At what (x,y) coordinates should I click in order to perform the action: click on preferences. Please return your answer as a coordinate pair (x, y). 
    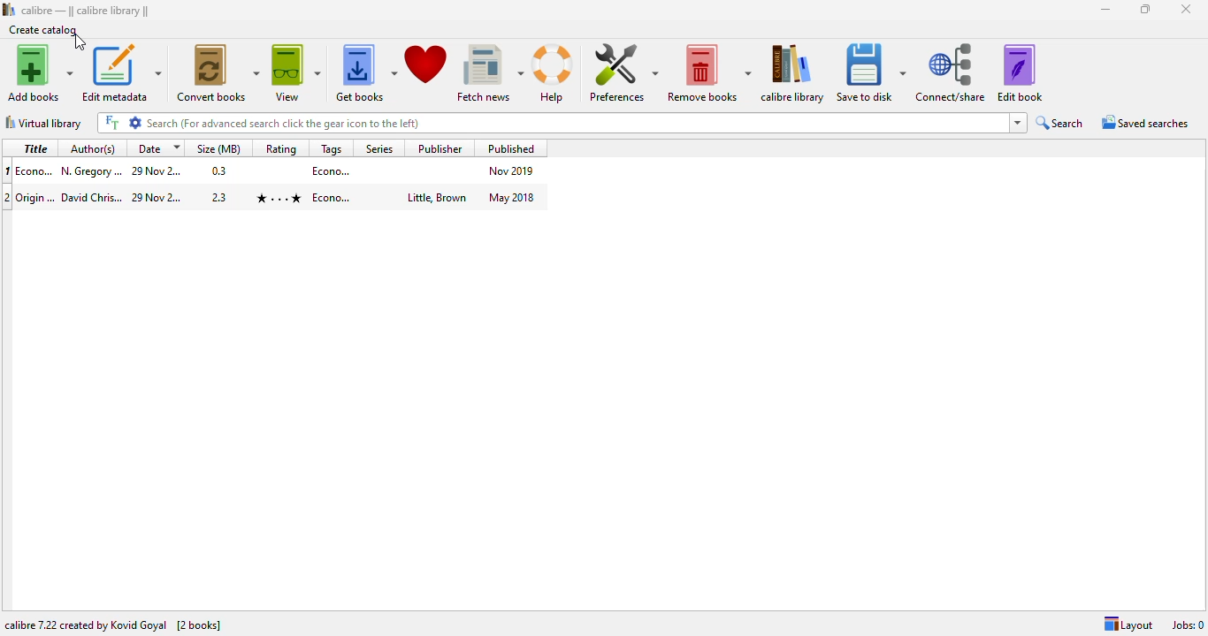
    Looking at the image, I should click on (623, 72).